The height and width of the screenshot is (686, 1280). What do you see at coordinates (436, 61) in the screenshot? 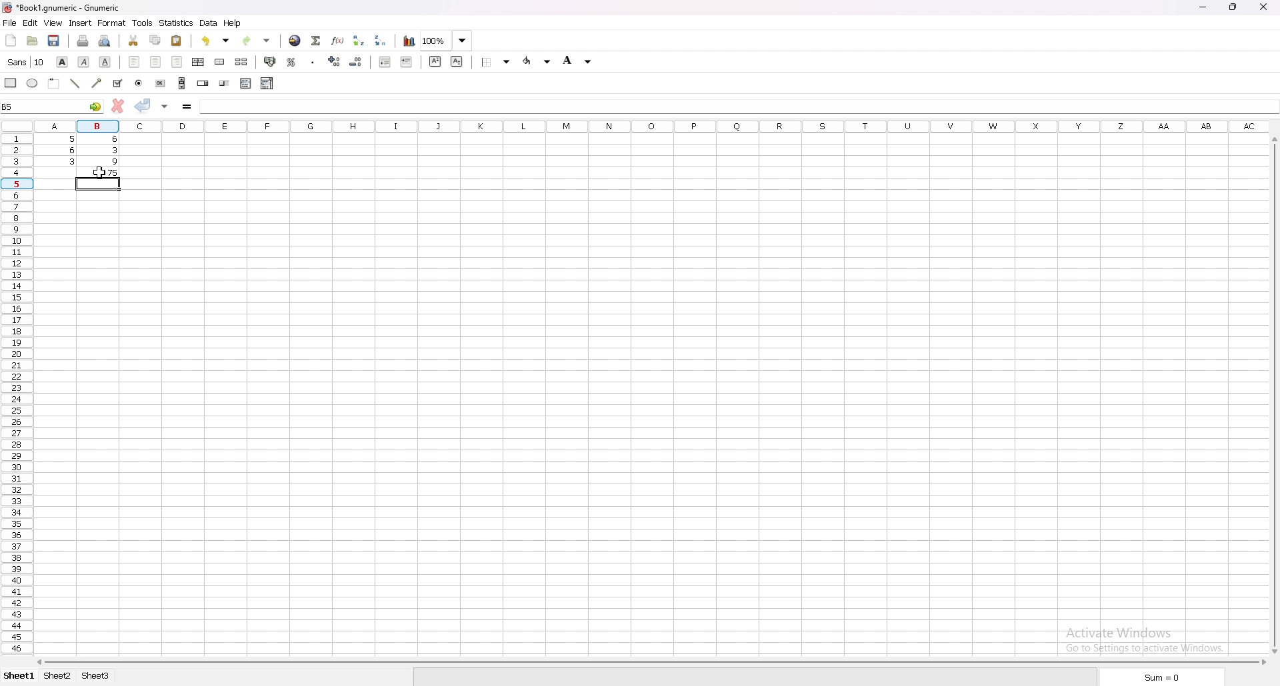
I see `superscript` at bounding box center [436, 61].